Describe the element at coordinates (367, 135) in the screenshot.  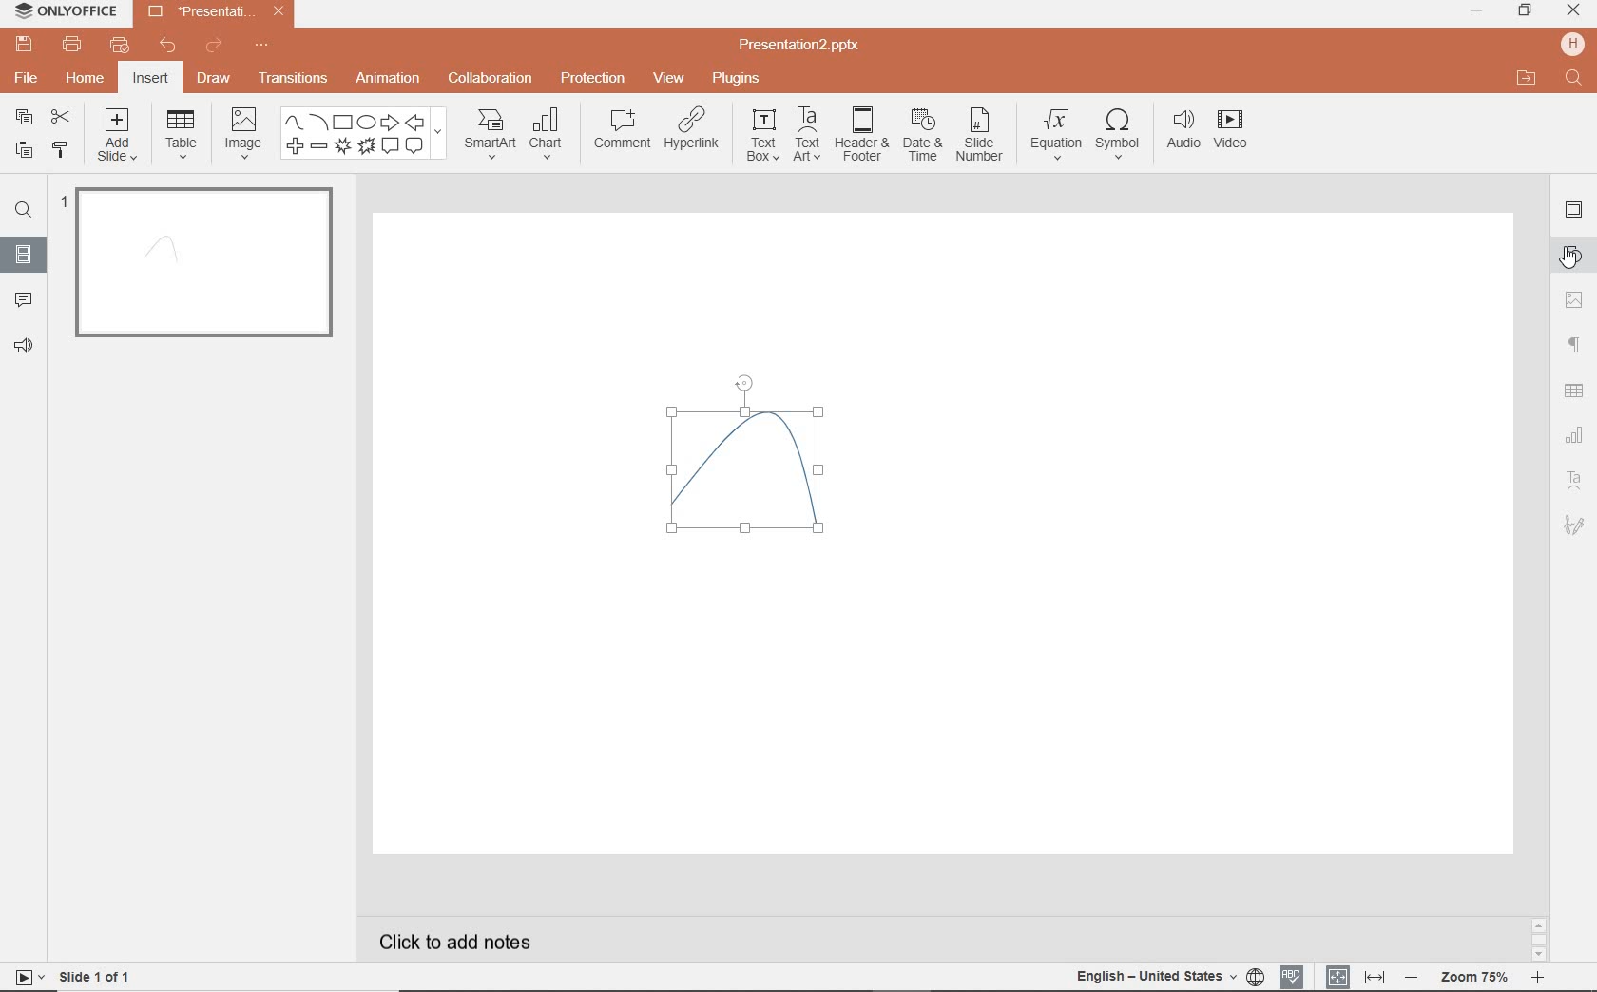
I see `SHAPES` at that location.